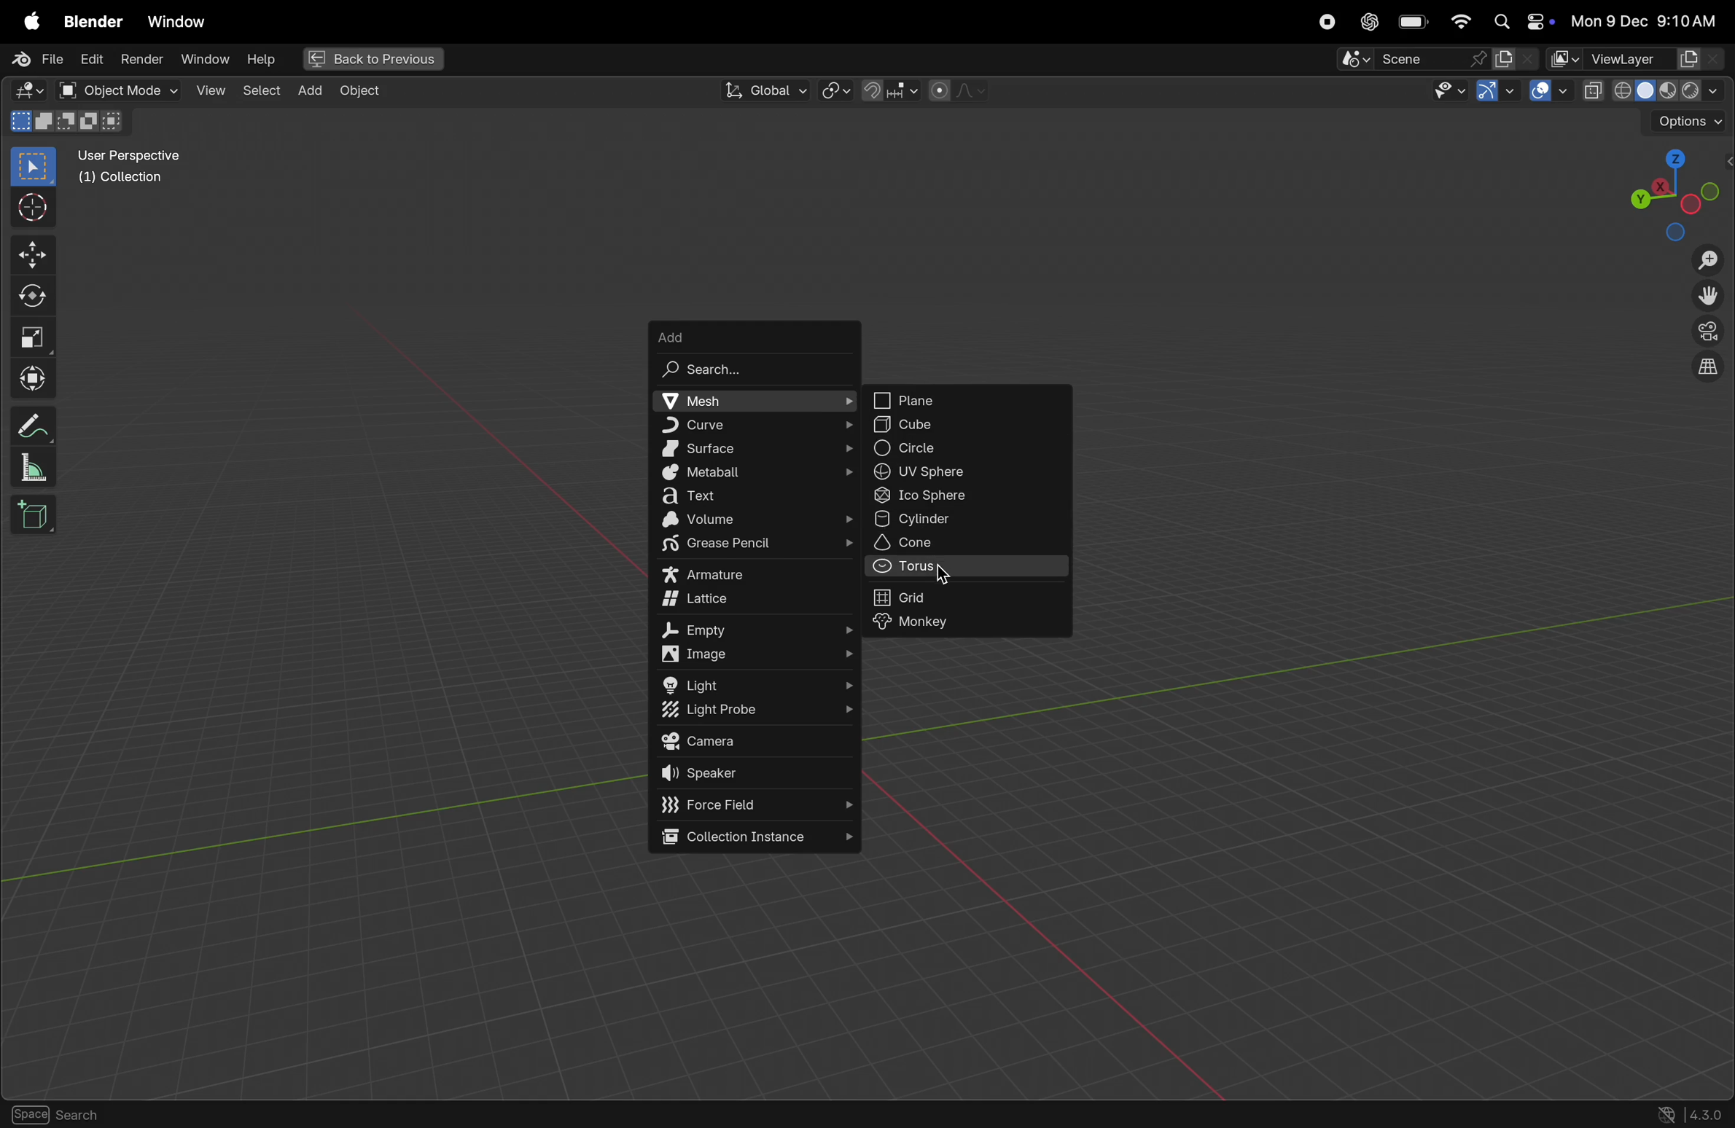 The image size is (1735, 1128). I want to click on plane, so click(967, 401).